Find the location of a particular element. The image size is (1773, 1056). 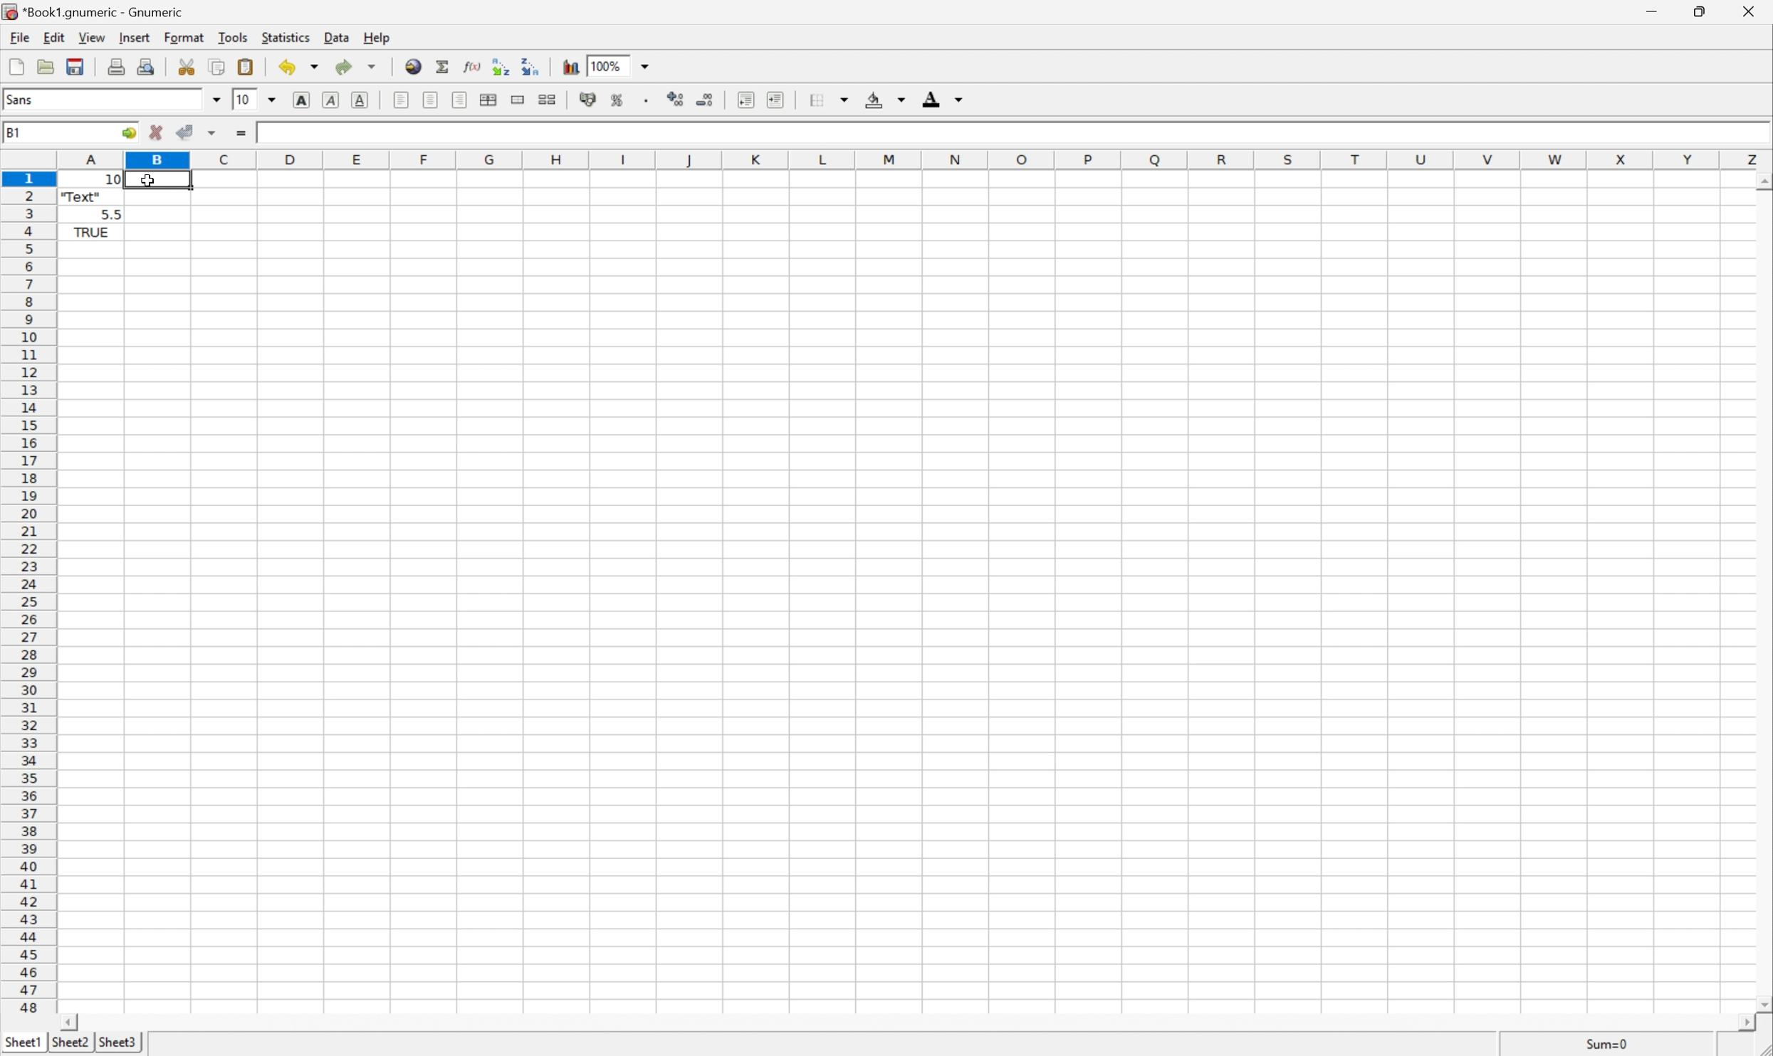

Statistics is located at coordinates (285, 36).